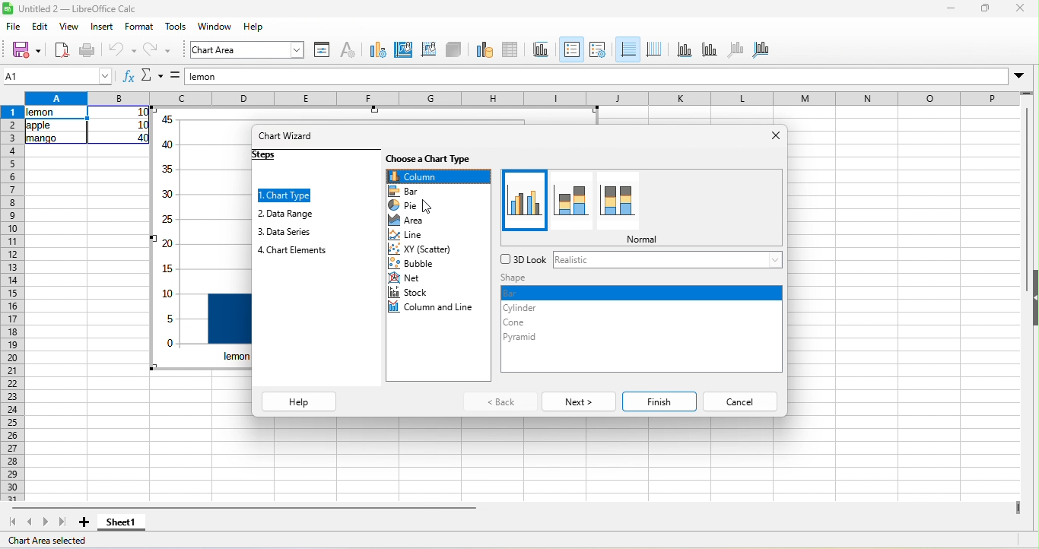 Image resolution: width=1039 pixels, height=549 pixels. Describe the element at coordinates (143, 113) in the screenshot. I see `10` at that location.